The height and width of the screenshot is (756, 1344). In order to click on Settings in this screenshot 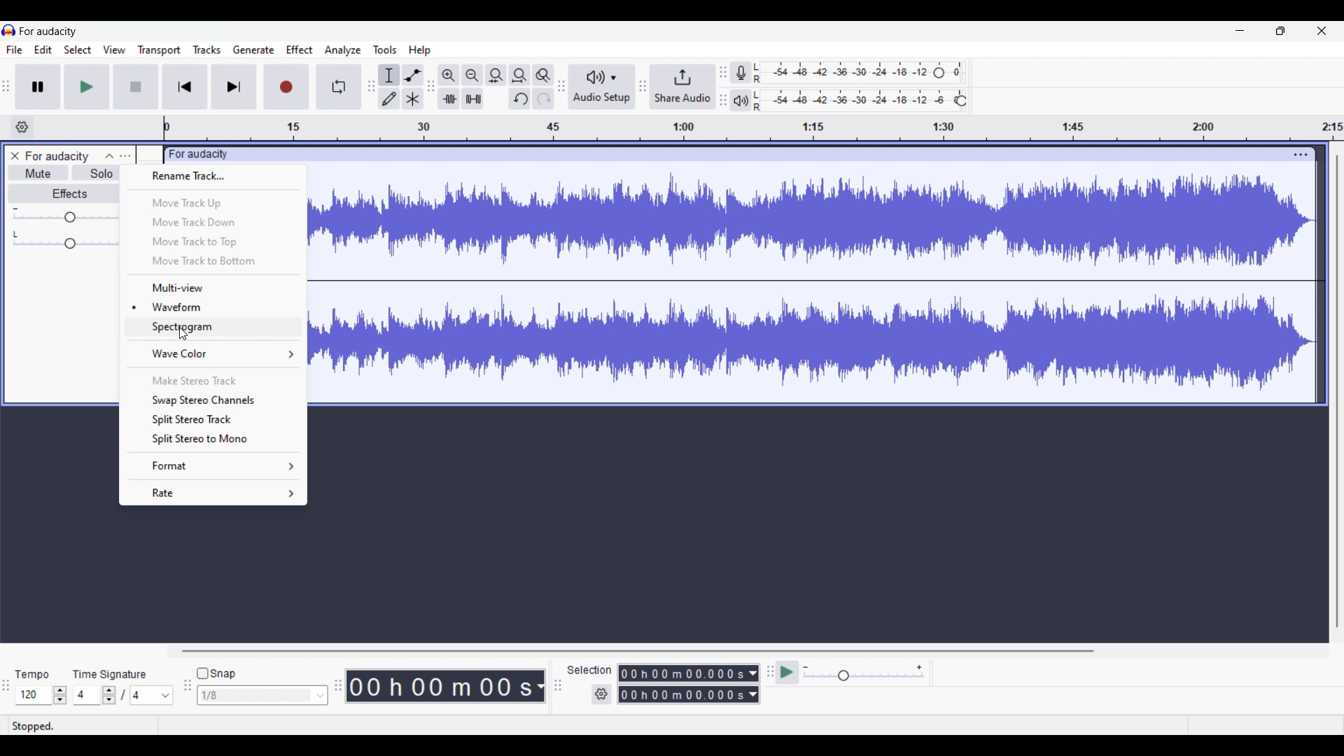, I will do `click(601, 694)`.